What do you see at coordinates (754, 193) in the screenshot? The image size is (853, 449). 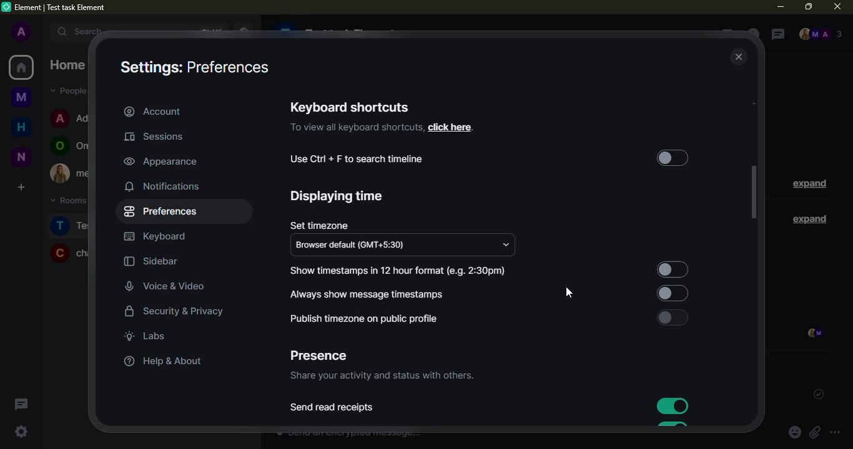 I see `scroll bar` at bounding box center [754, 193].